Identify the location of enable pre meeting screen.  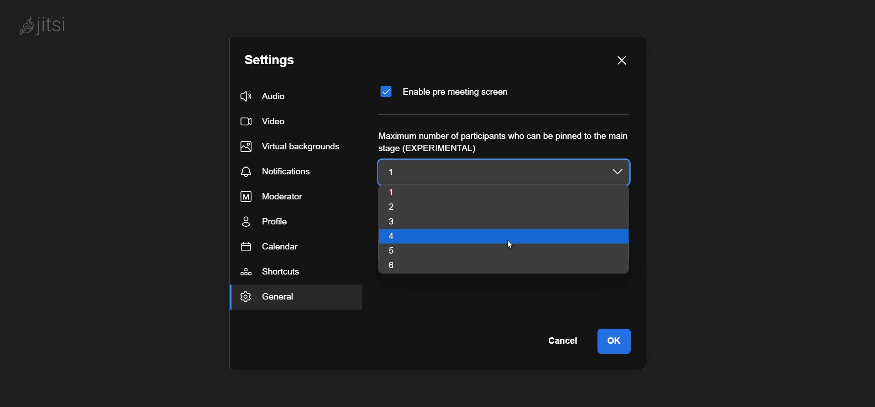
(448, 91).